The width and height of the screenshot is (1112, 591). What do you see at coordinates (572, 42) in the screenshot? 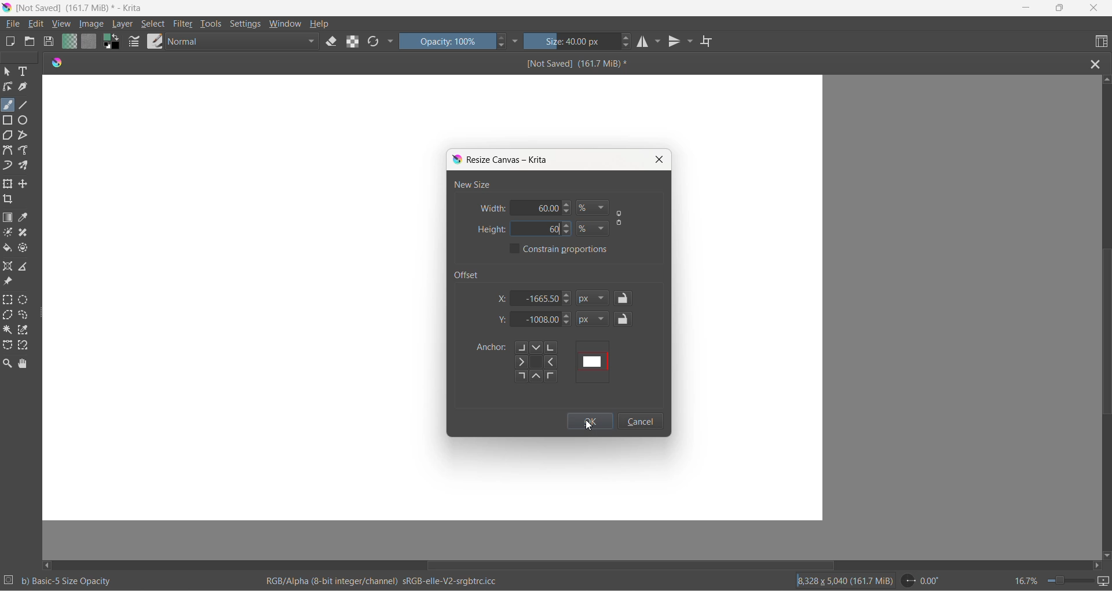
I see `size` at bounding box center [572, 42].